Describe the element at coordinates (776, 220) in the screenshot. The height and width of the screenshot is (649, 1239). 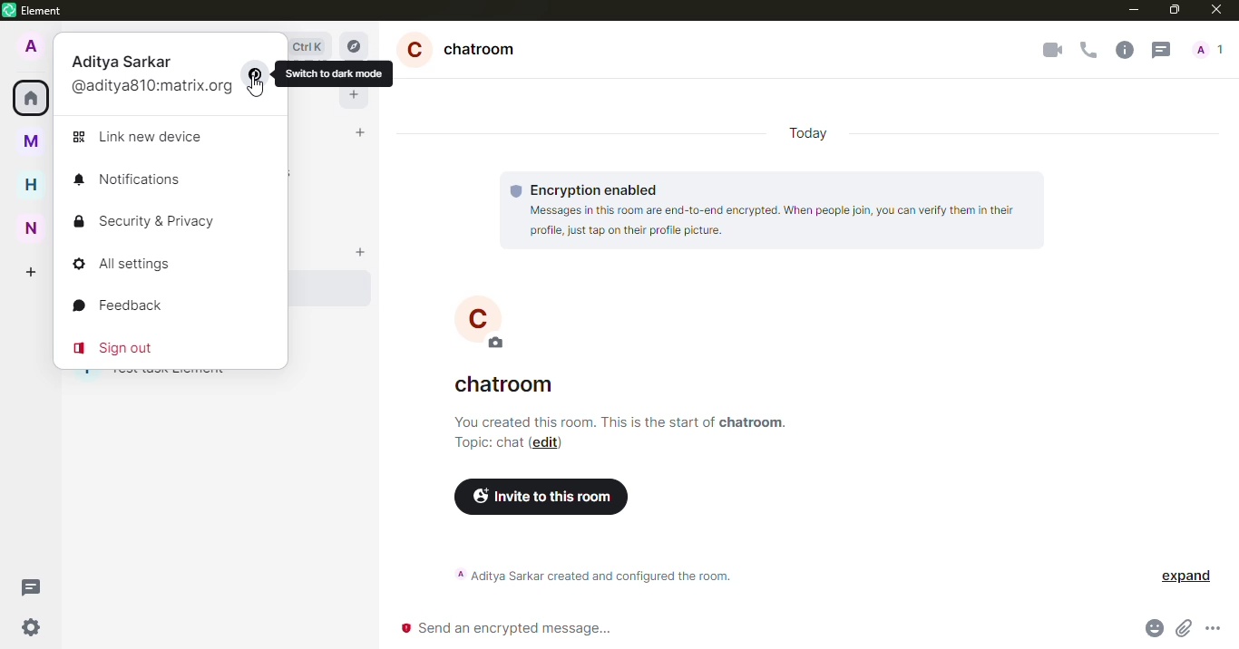
I see `Messages in this room are end-to-end encrypted. When people join, you can verify them in their profile, just tap on their profile picture.` at that location.